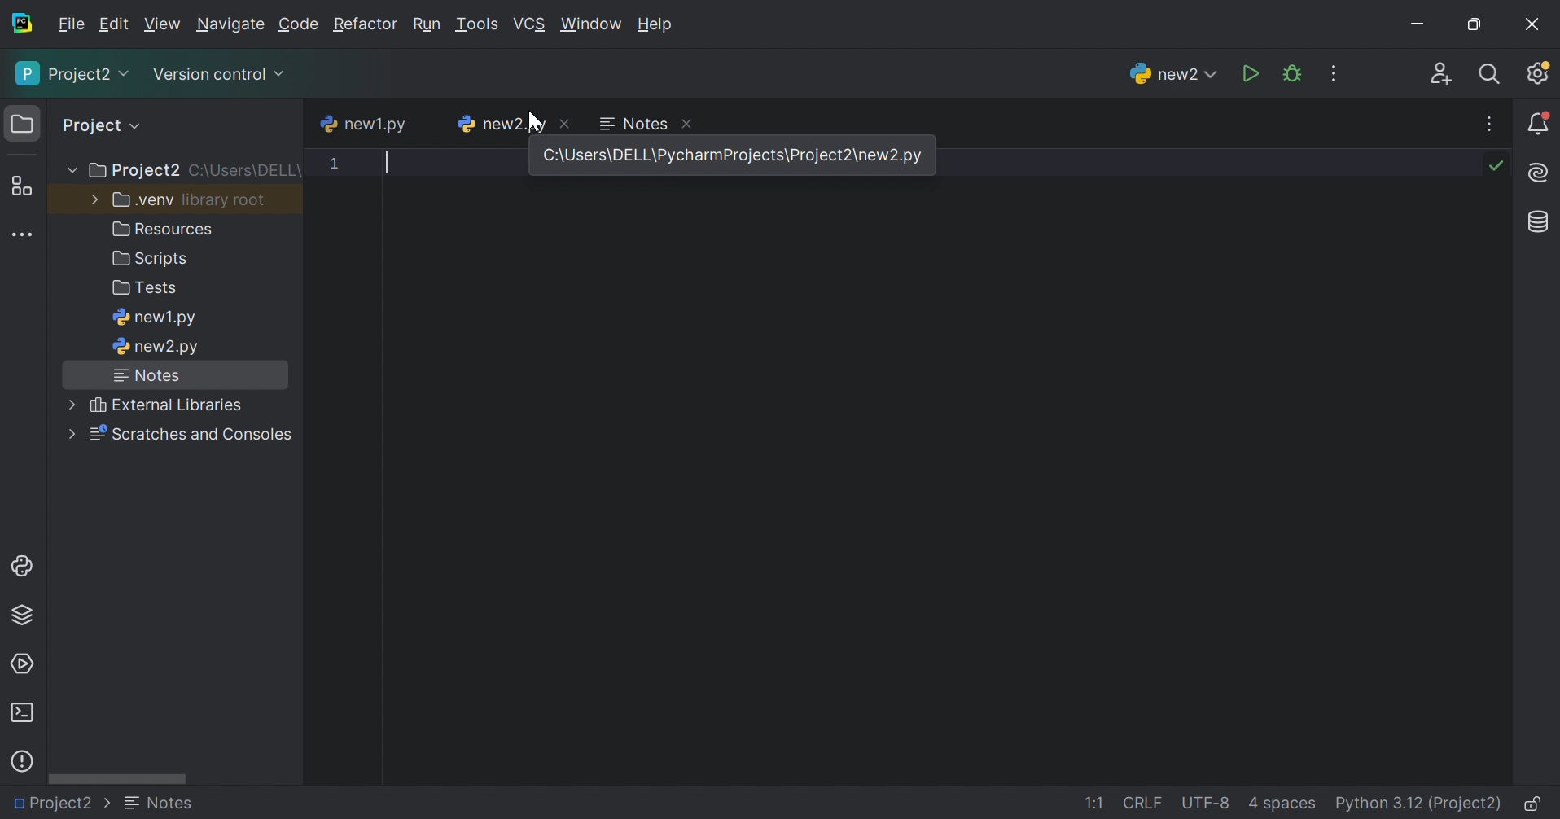 The image size is (1560, 819). Describe the element at coordinates (227, 199) in the screenshot. I see `library root` at that location.